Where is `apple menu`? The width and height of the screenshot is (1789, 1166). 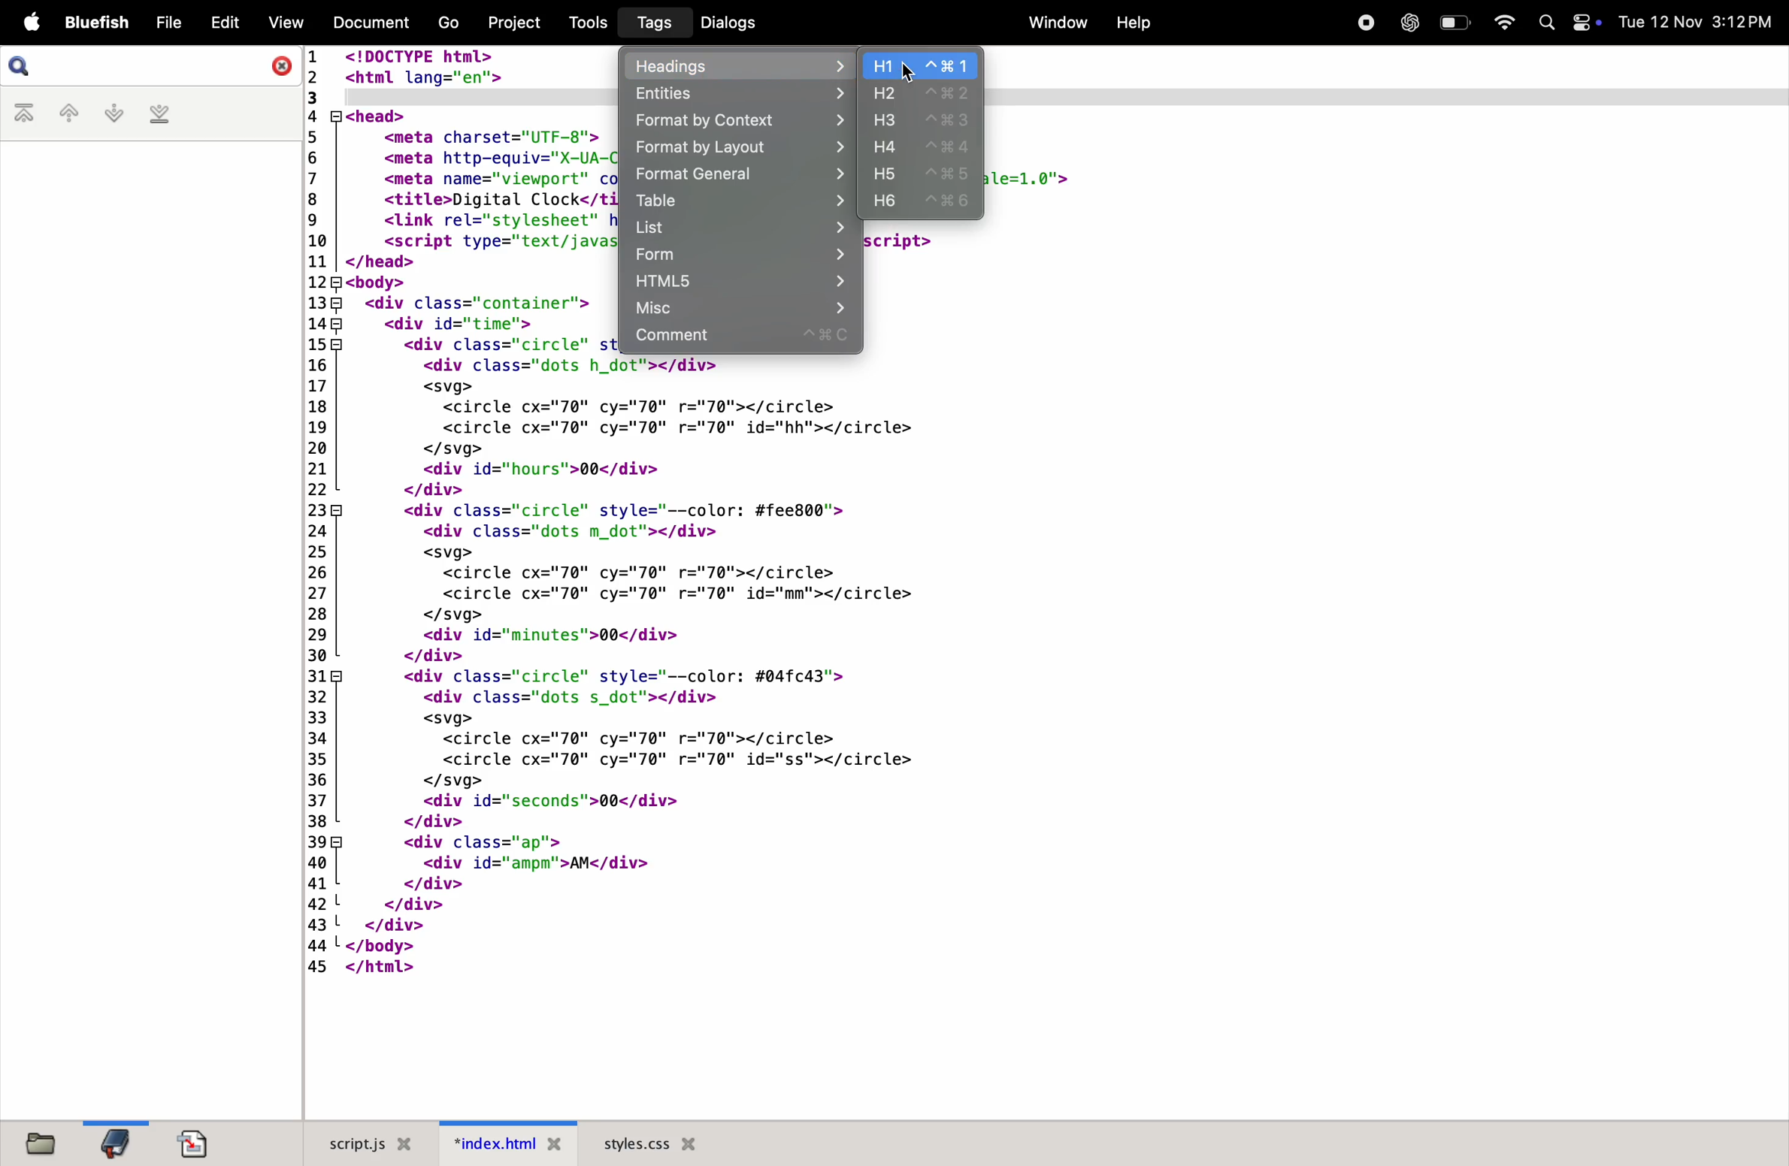 apple menu is located at coordinates (29, 24).